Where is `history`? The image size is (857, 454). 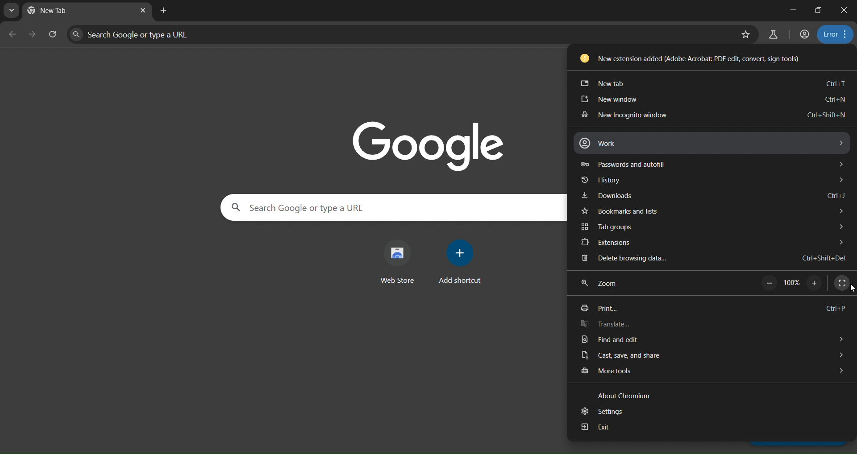 history is located at coordinates (712, 179).